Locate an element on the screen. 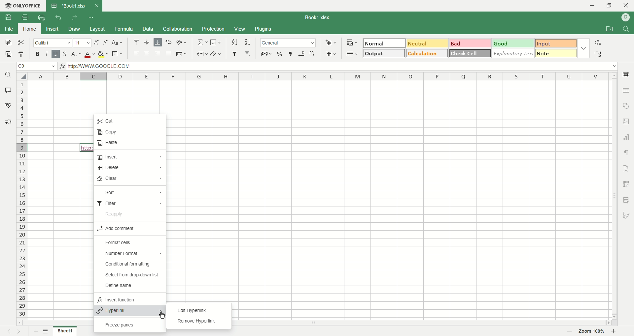 The width and height of the screenshot is (634, 336). subscript is located at coordinates (76, 55).